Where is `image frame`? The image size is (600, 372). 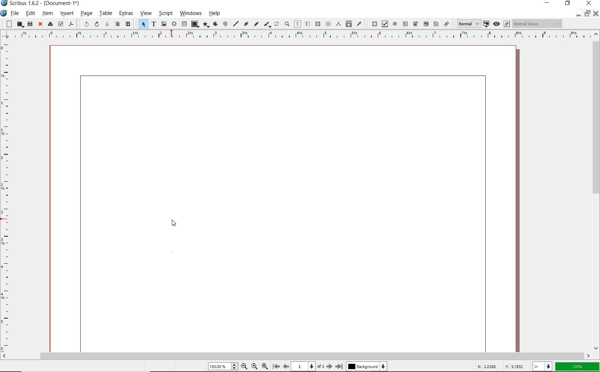
image frame is located at coordinates (164, 24).